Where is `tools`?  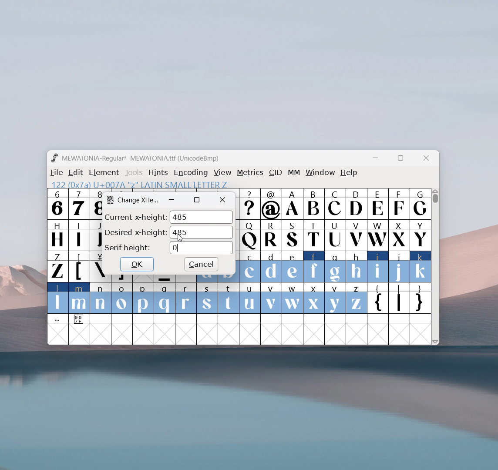
tools is located at coordinates (134, 173).